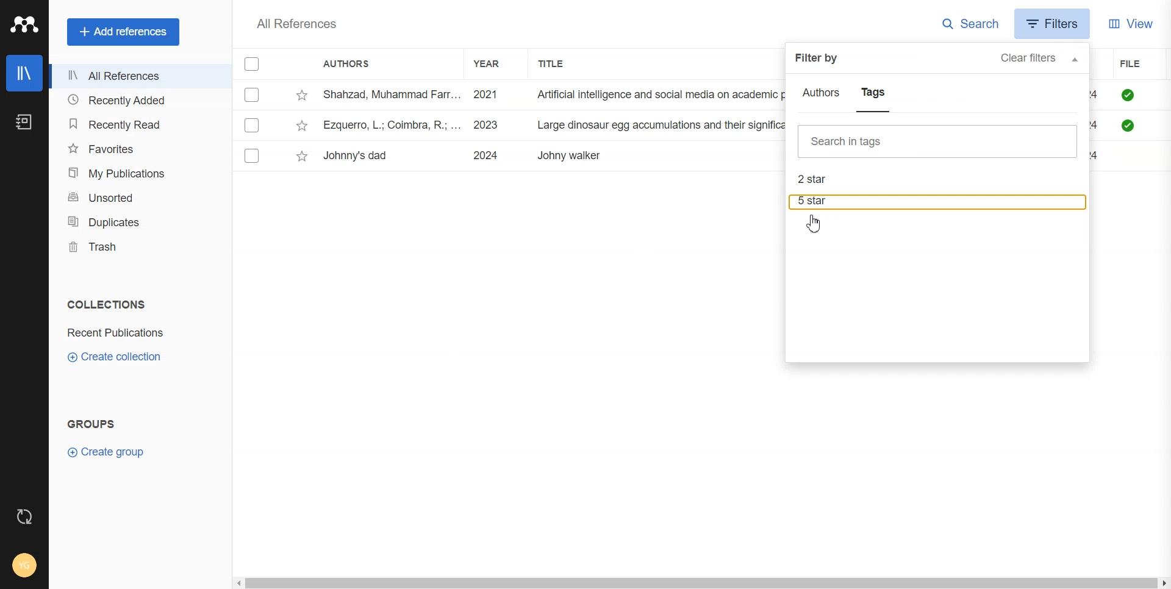  Describe the element at coordinates (91, 424) in the screenshot. I see `Text 2` at that location.